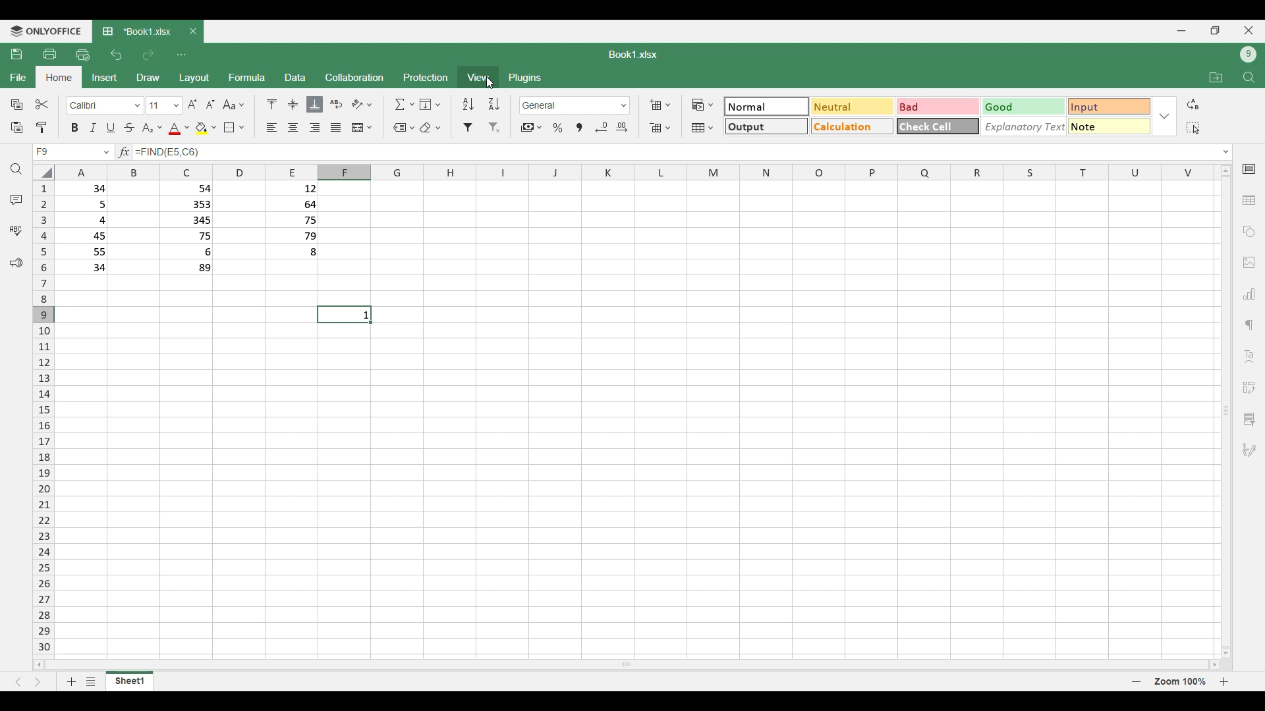 The image size is (1265, 711). What do you see at coordinates (295, 77) in the screenshot?
I see `Data menu` at bounding box center [295, 77].